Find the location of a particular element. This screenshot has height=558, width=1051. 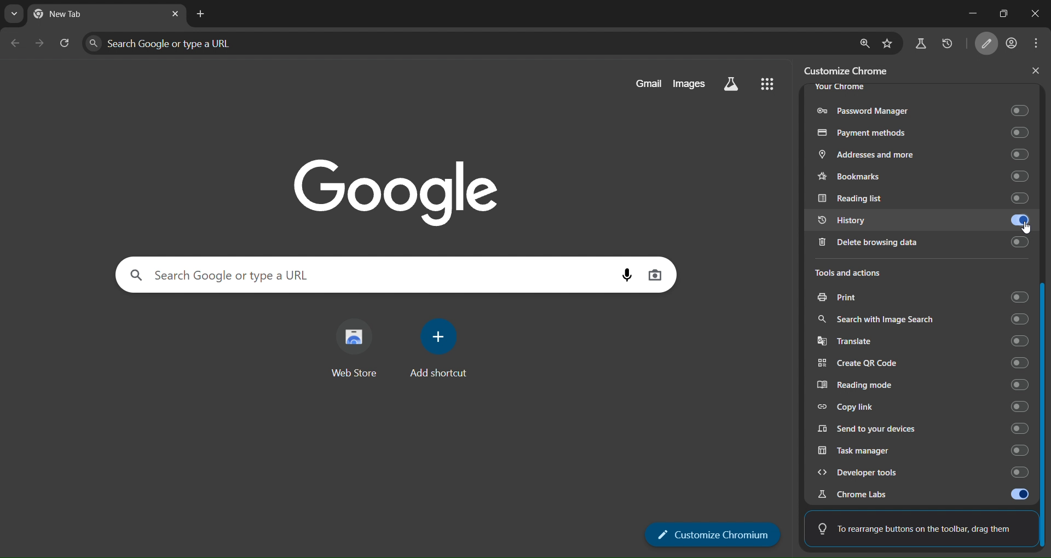

web store is located at coordinates (354, 352).